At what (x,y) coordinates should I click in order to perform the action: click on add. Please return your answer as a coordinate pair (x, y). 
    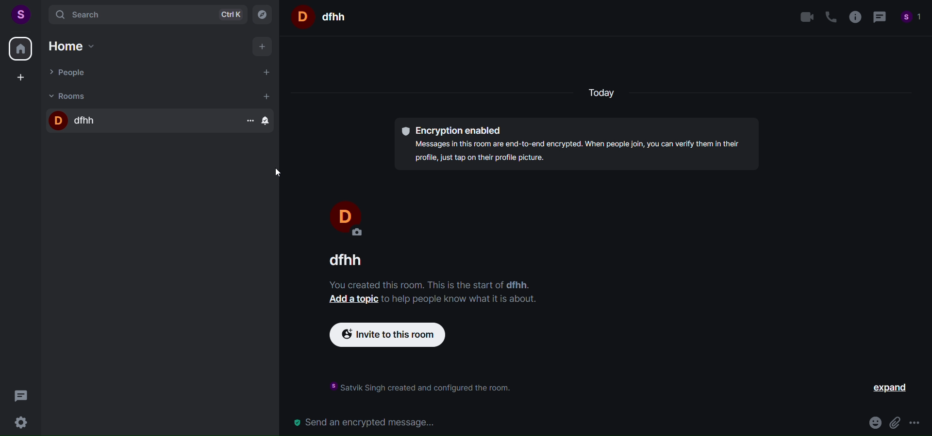
    Looking at the image, I should click on (262, 48).